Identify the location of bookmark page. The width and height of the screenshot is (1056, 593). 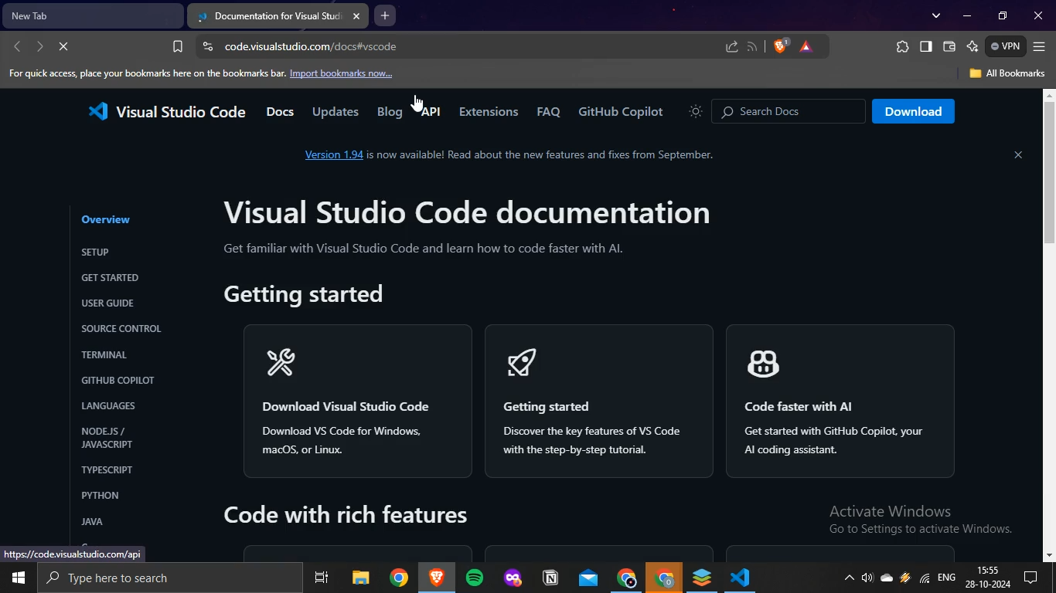
(179, 46).